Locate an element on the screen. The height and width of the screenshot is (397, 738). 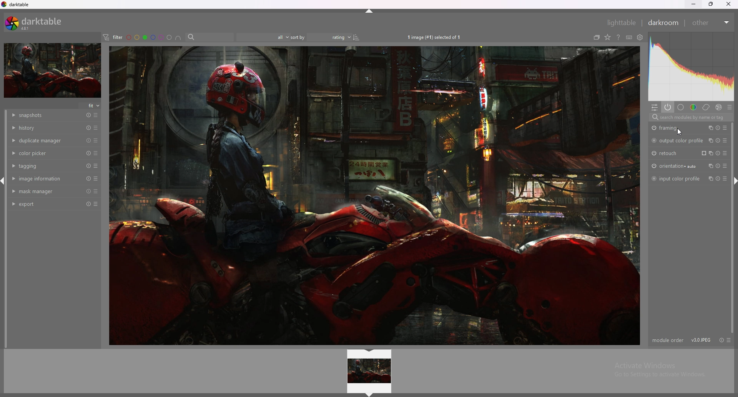
color labels is located at coordinates (150, 37).